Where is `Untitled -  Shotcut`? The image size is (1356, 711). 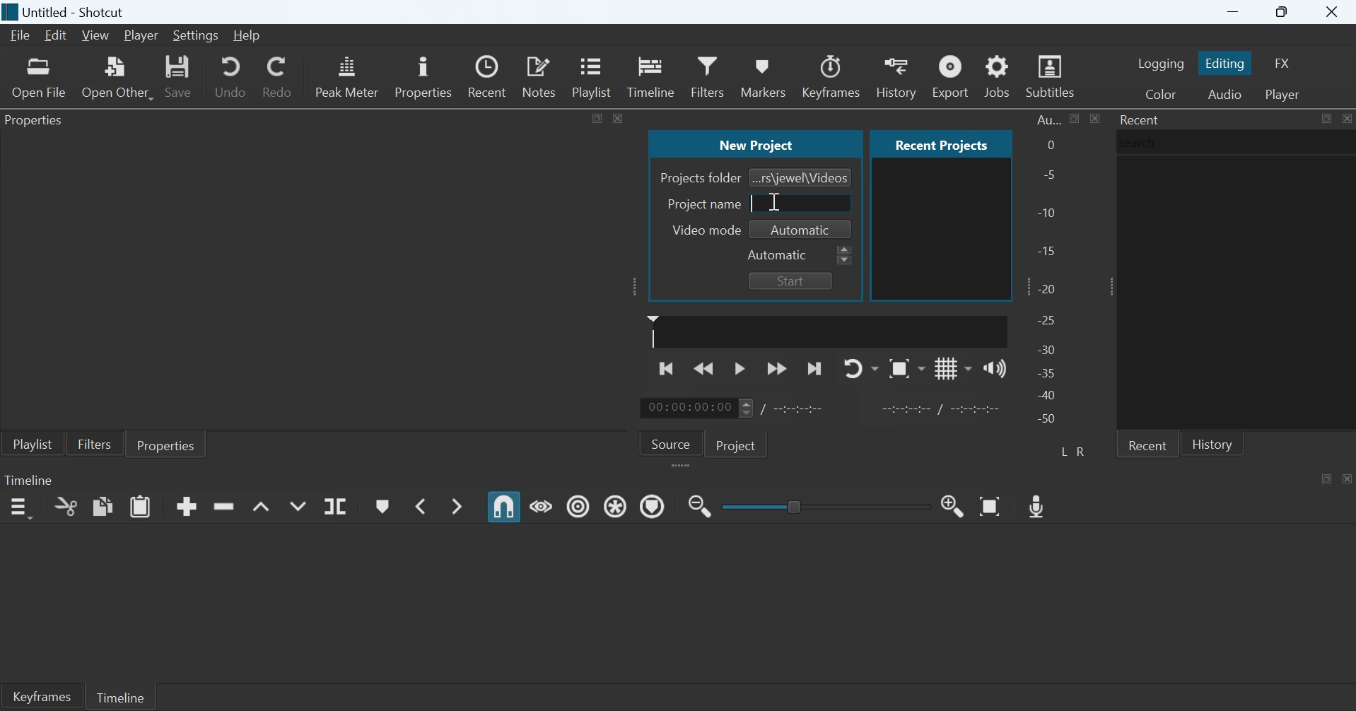
Untitled -  Shotcut is located at coordinates (77, 13).